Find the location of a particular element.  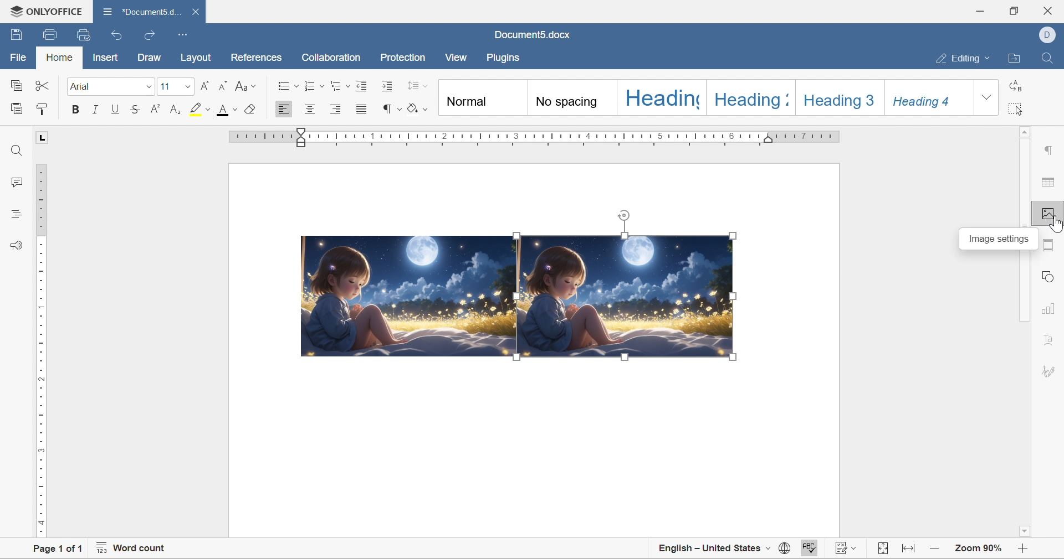

editing is located at coordinates (966, 56).